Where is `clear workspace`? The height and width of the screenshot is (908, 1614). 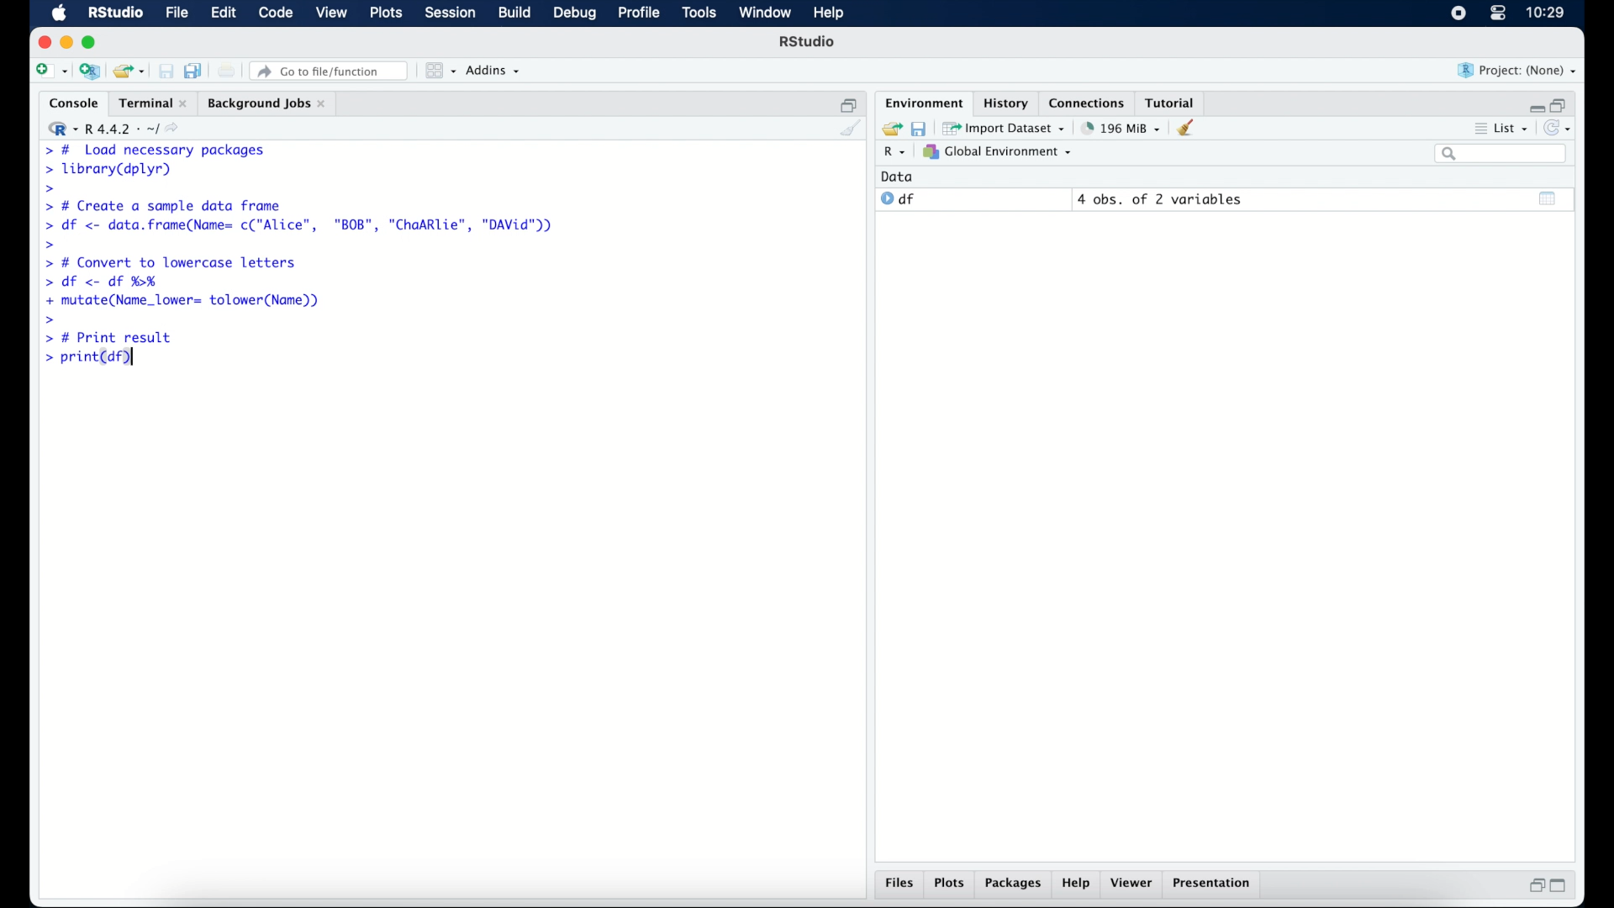
clear workspace is located at coordinates (1191, 129).